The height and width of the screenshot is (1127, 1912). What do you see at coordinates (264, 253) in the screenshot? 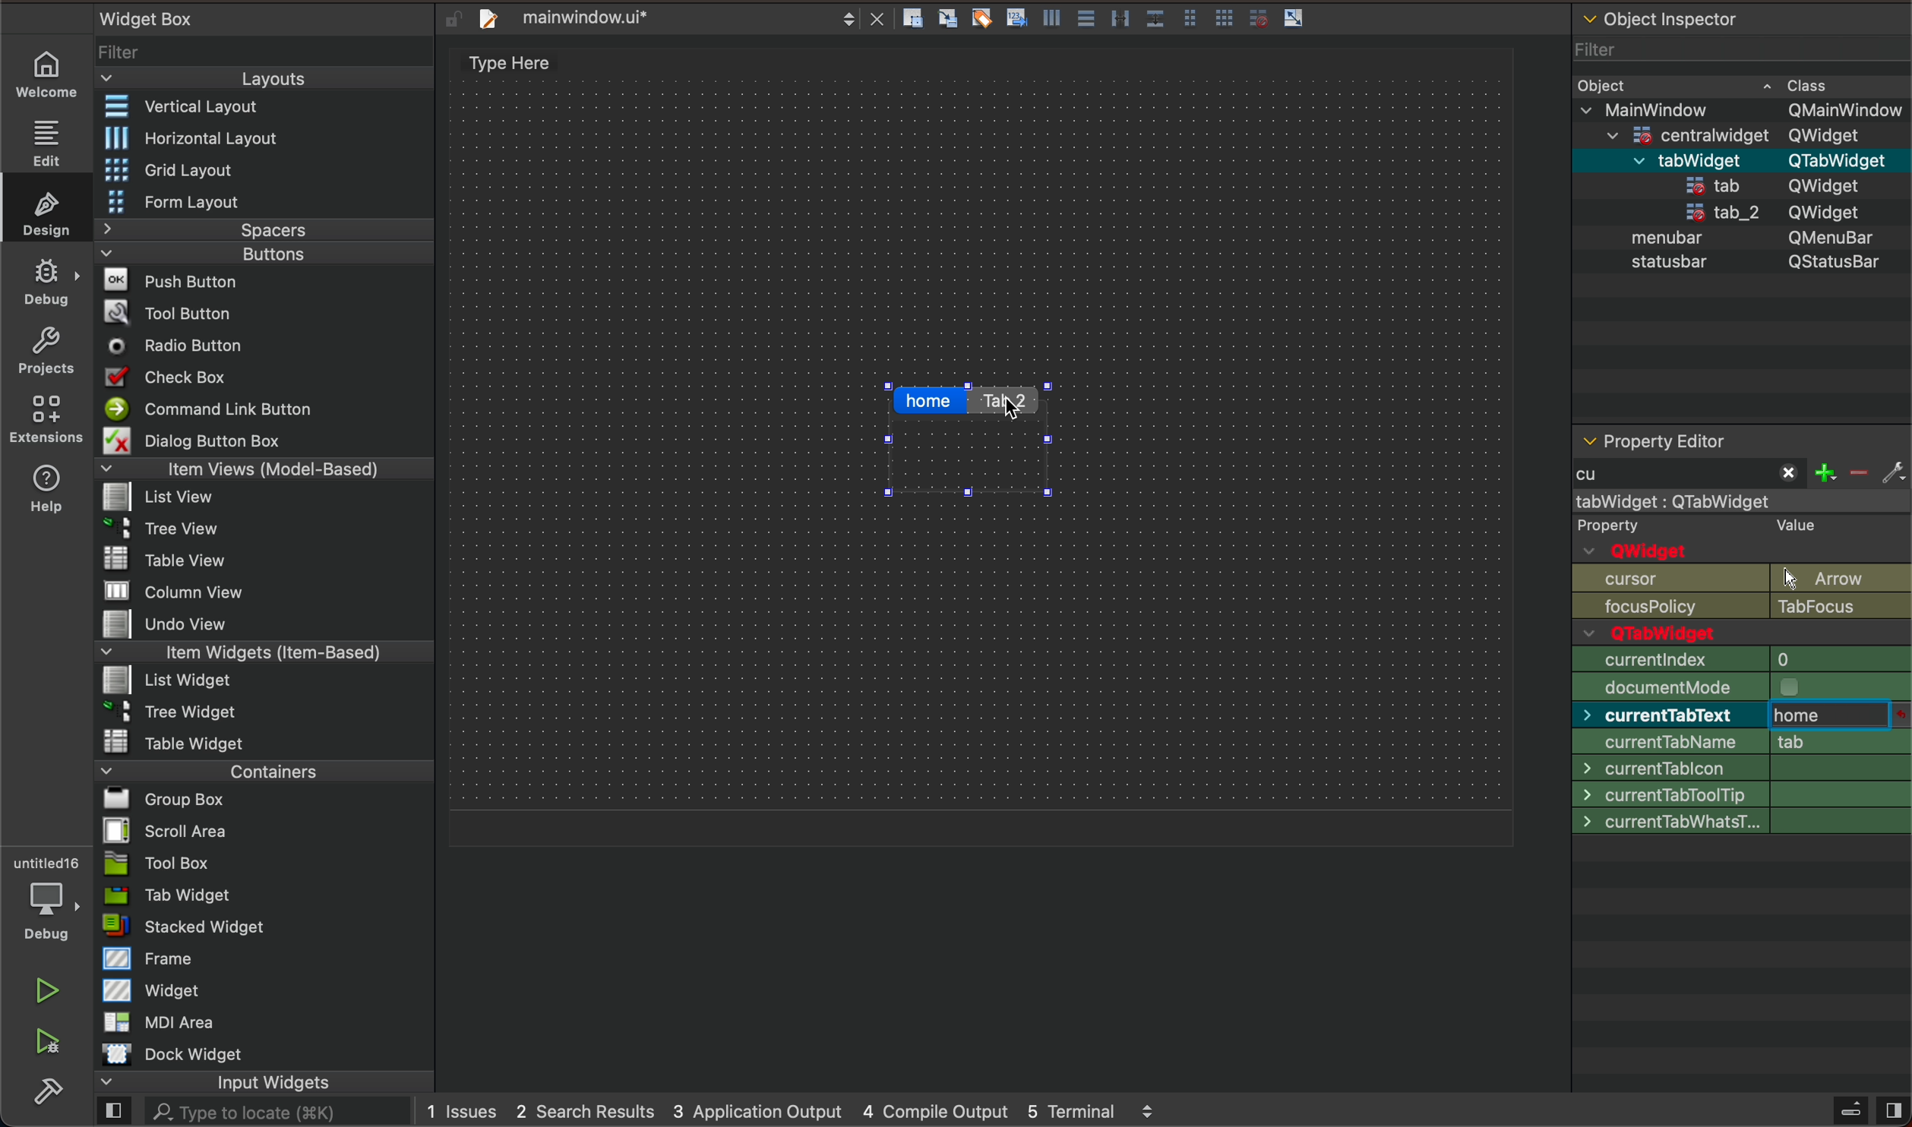
I see `Buttons` at bounding box center [264, 253].